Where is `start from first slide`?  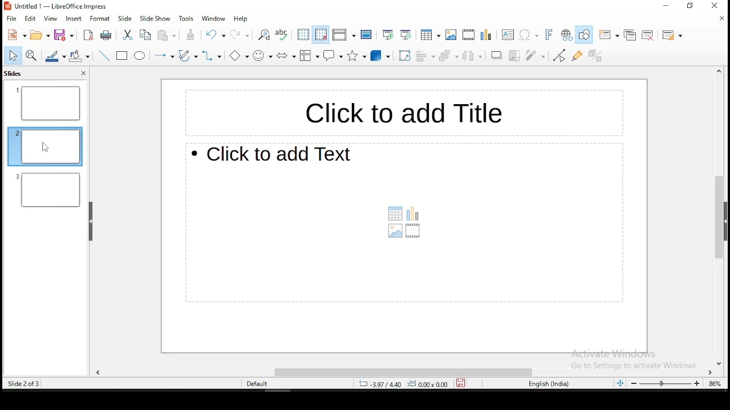
start from first slide is located at coordinates (386, 35).